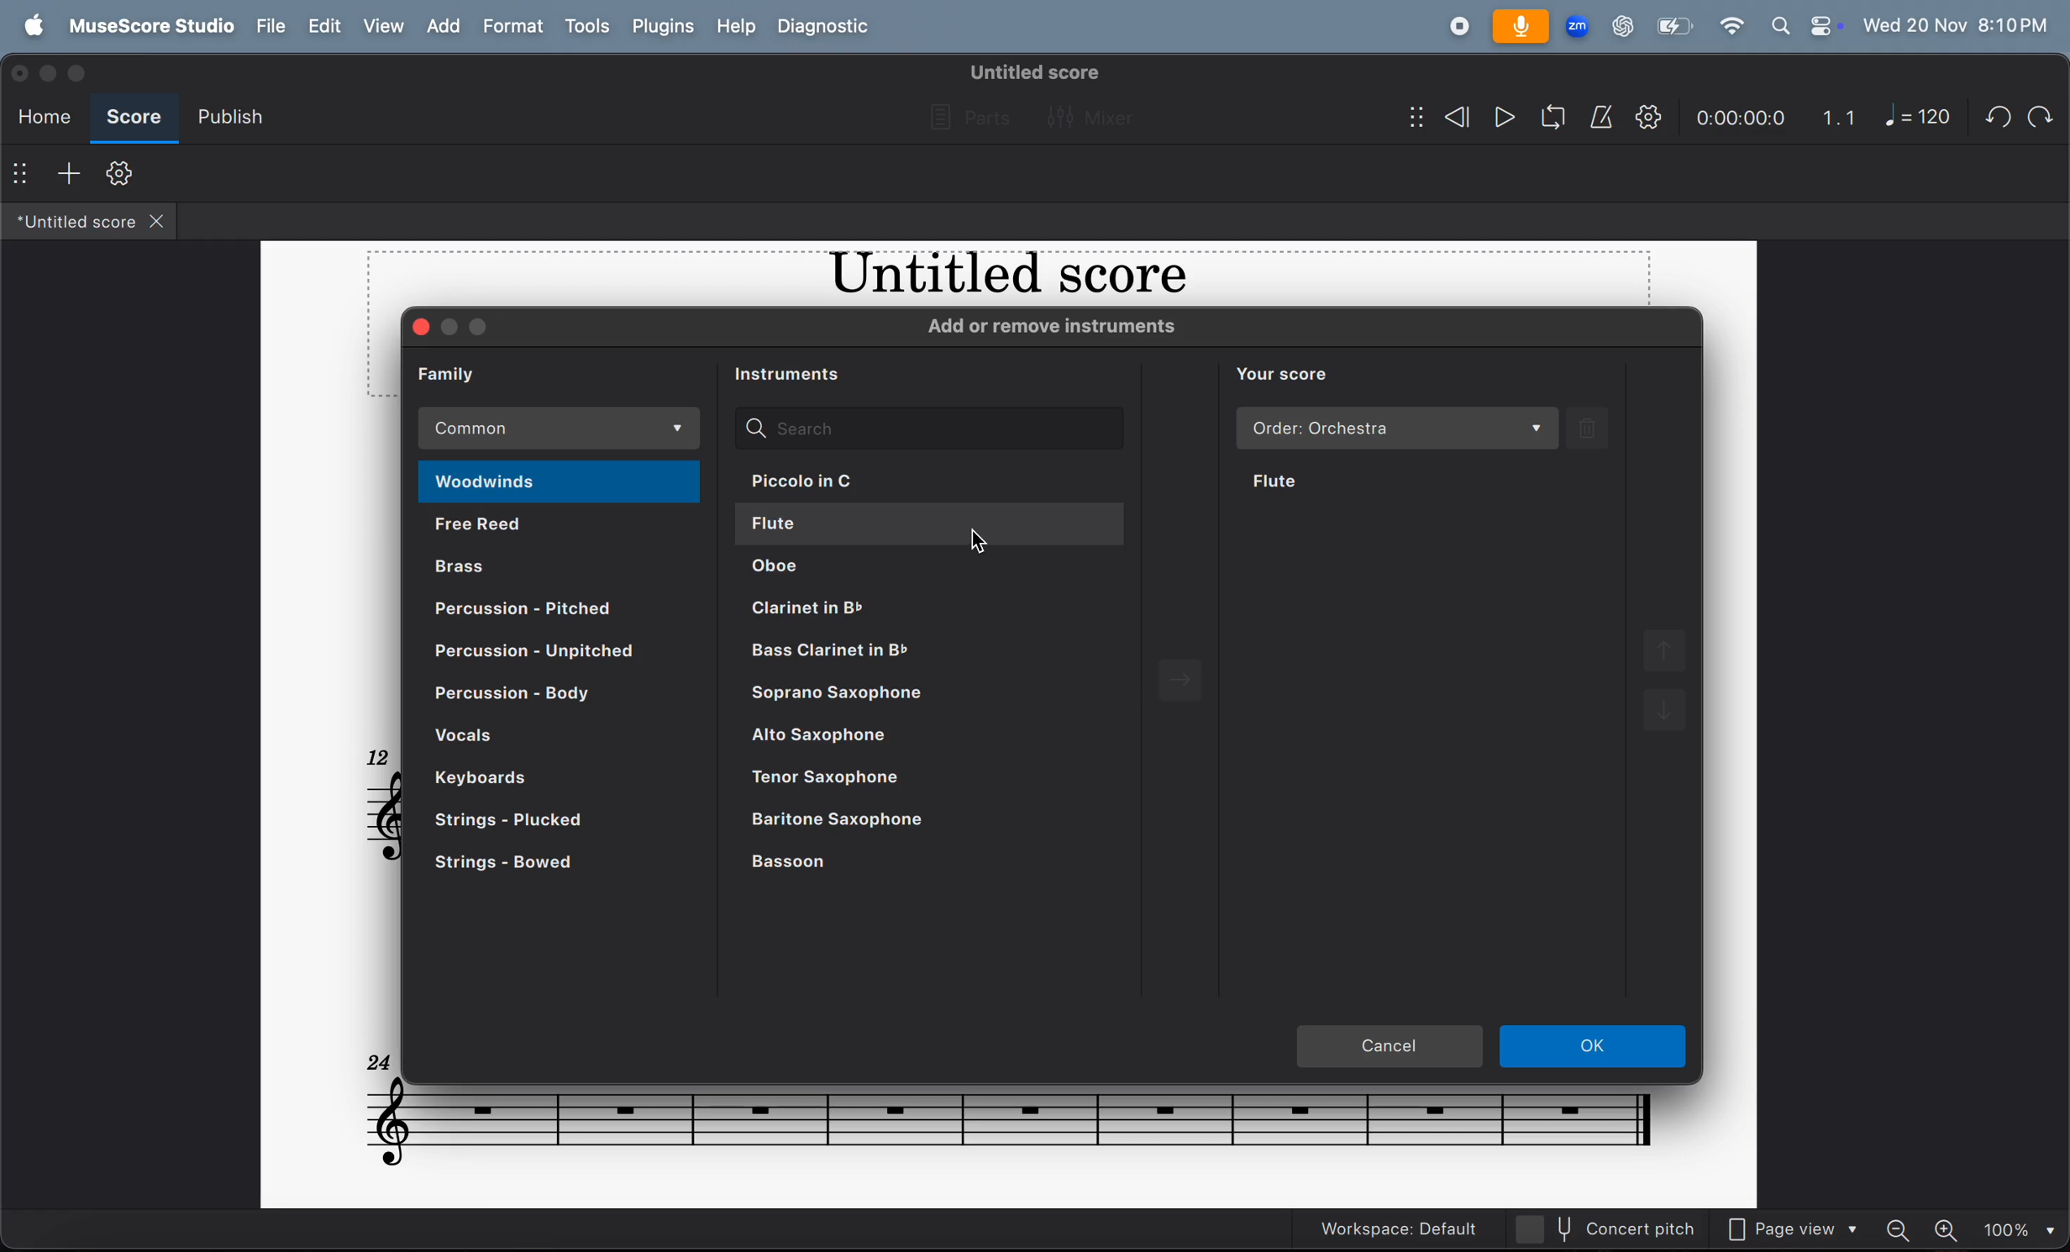  What do you see at coordinates (1595, 1044) in the screenshot?
I see `ok` at bounding box center [1595, 1044].